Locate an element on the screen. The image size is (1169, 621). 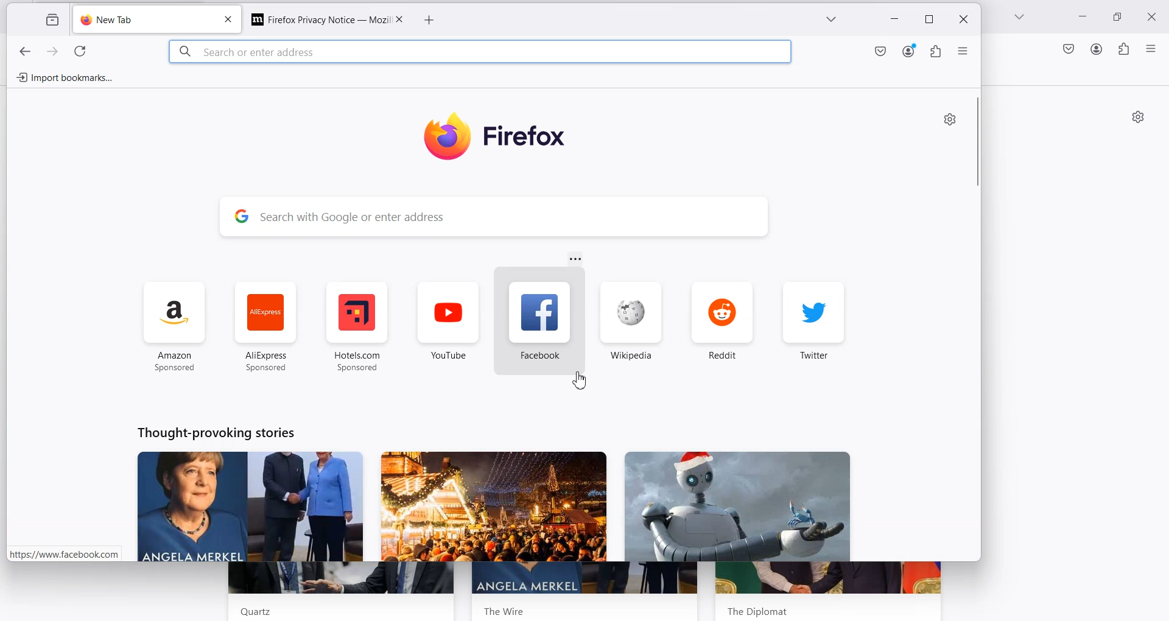
Save to Pocket is located at coordinates (1067, 49).